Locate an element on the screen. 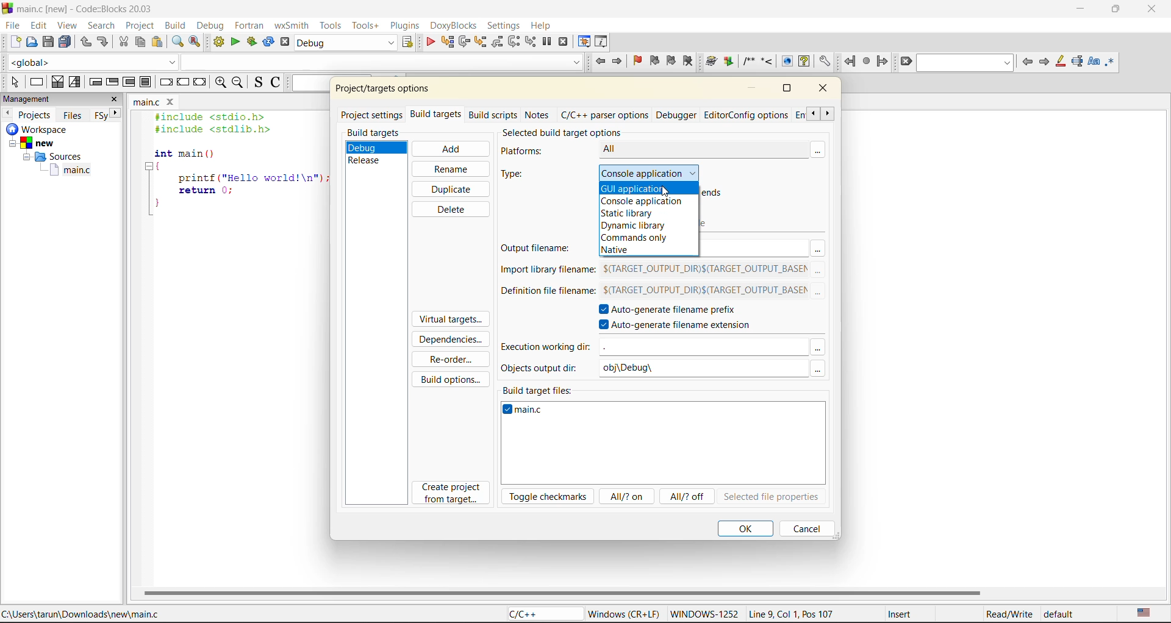 Image resolution: width=1171 pixels, height=623 pixels. files is located at coordinates (73, 115).